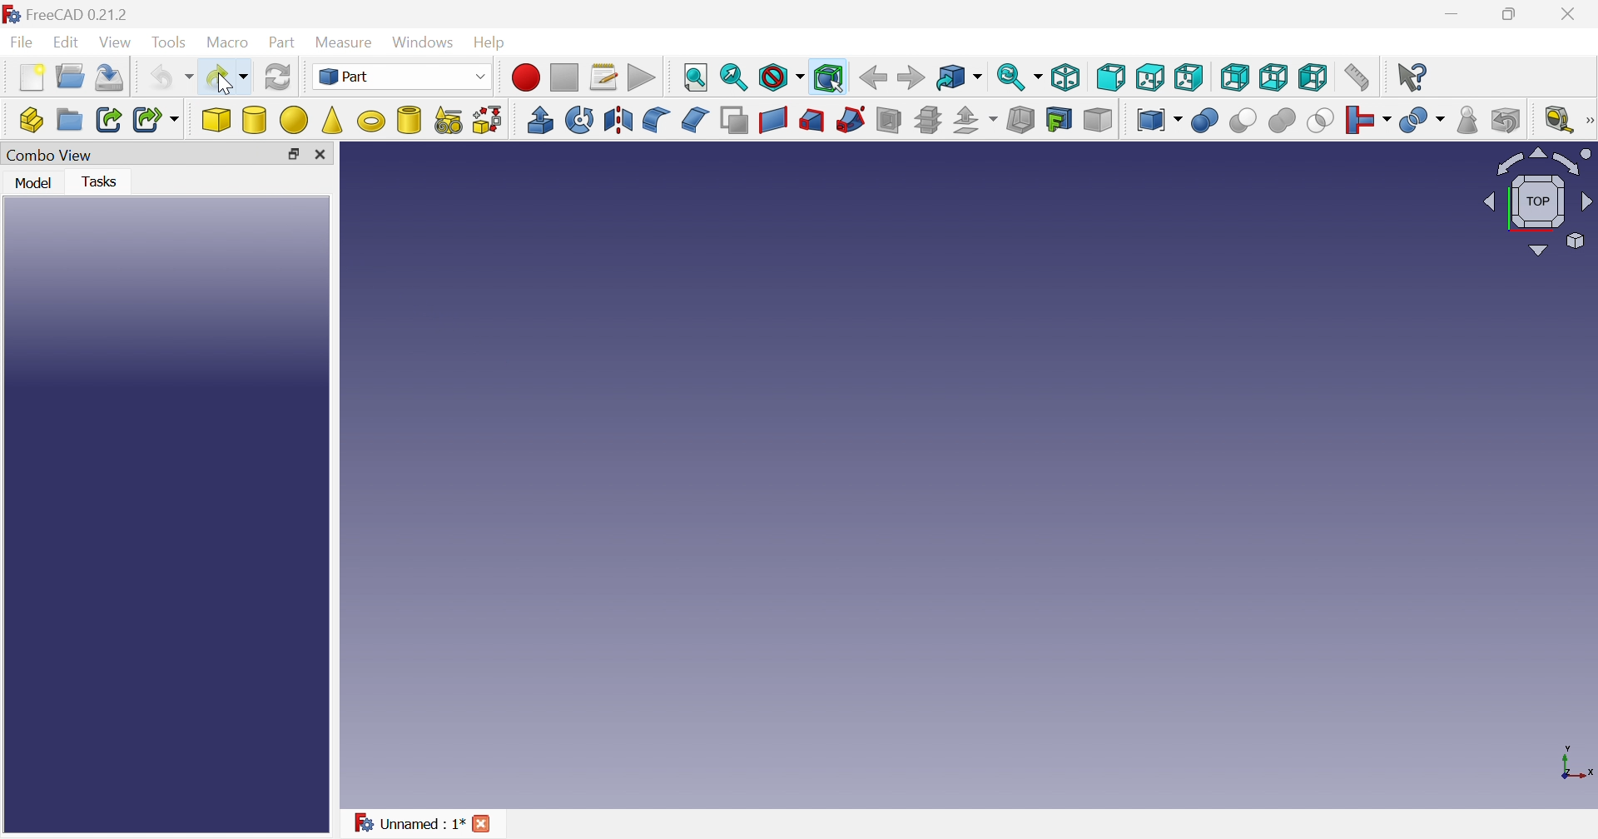 The image size is (1598, 839). Describe the element at coordinates (1318, 120) in the screenshot. I see `Intersection` at that location.